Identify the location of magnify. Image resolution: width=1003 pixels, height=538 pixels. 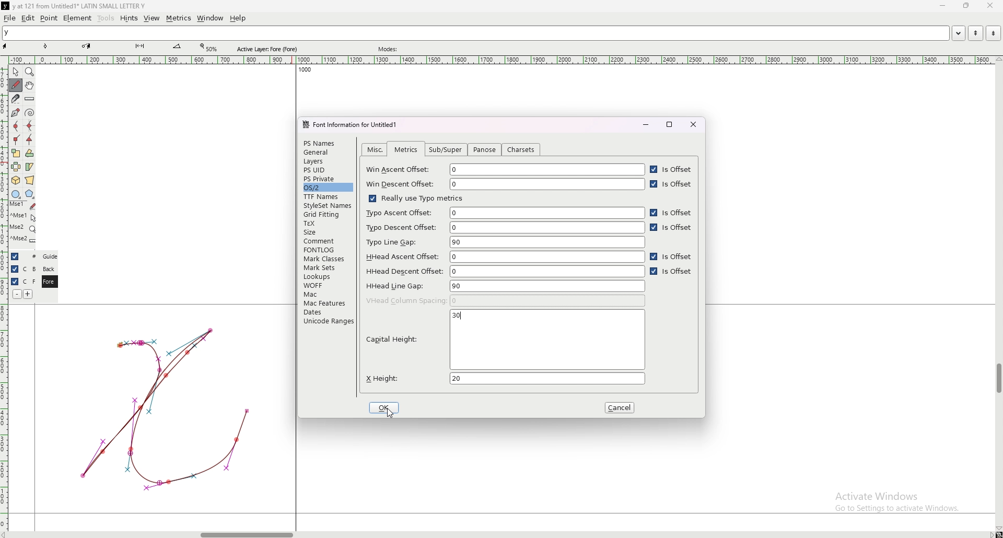
(30, 72).